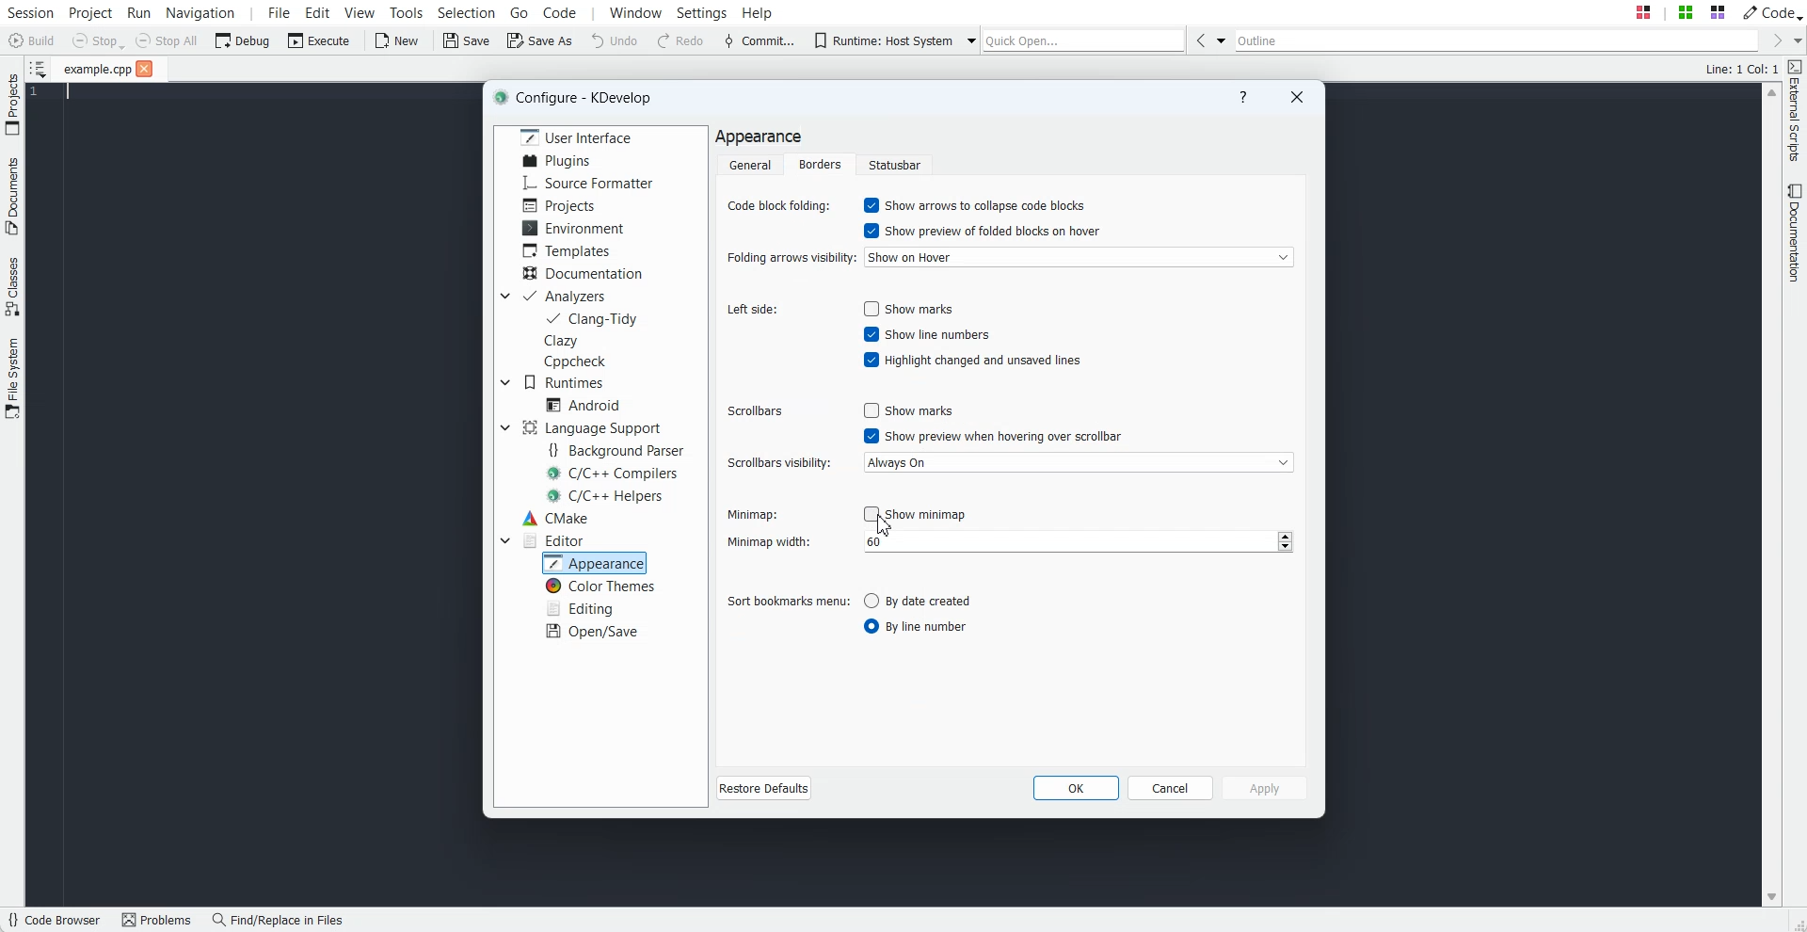 This screenshot has height=932, width=1807. Describe the element at coordinates (1771, 898) in the screenshot. I see `Scroll down` at that location.